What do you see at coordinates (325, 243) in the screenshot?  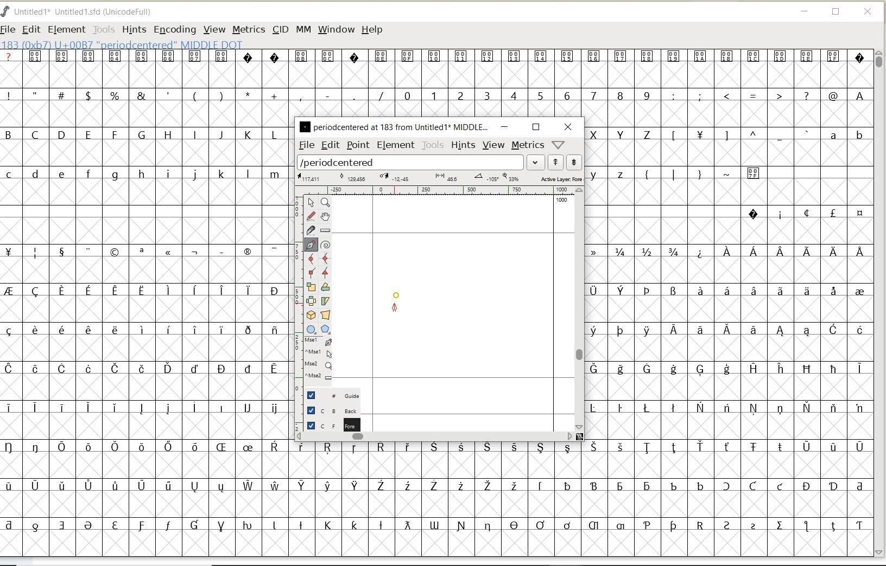 I see `change whether spiro is active or not` at bounding box center [325, 243].